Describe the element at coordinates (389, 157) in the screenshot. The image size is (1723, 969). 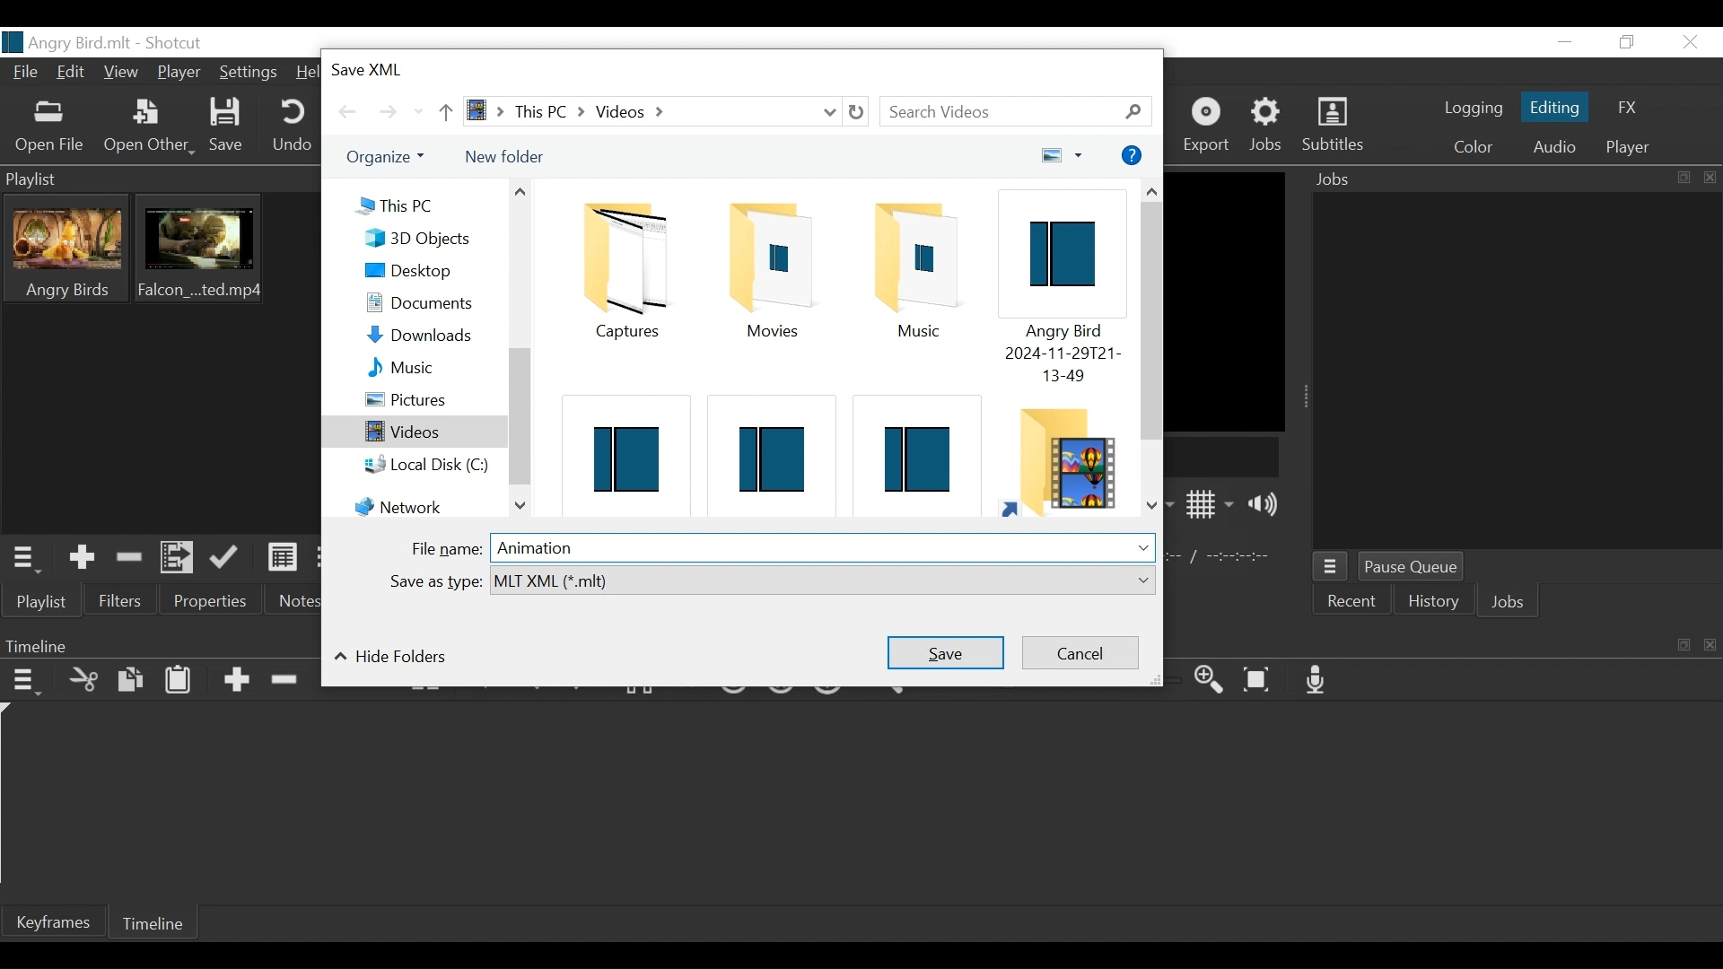
I see `Organize` at that location.